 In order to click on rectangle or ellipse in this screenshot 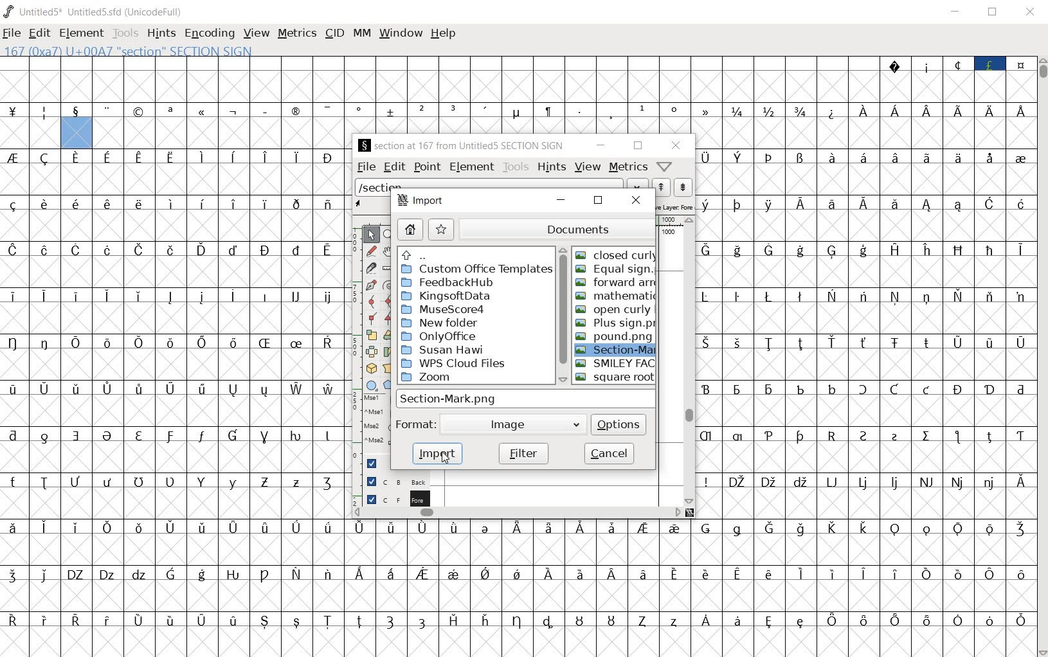, I will do `click(372, 386)`.